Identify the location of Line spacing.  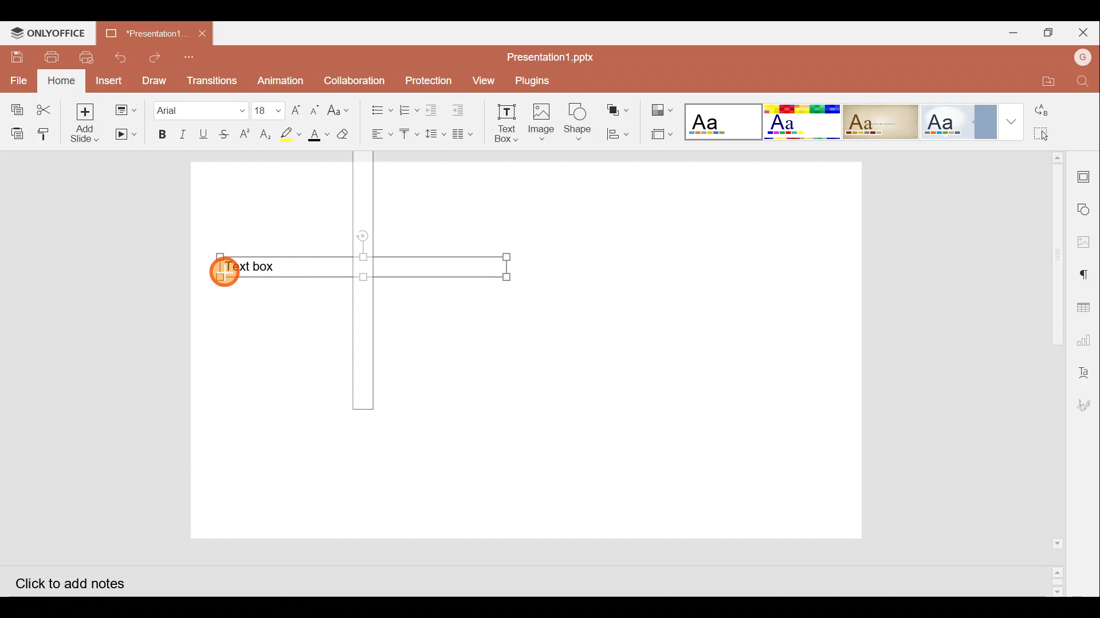
(437, 134).